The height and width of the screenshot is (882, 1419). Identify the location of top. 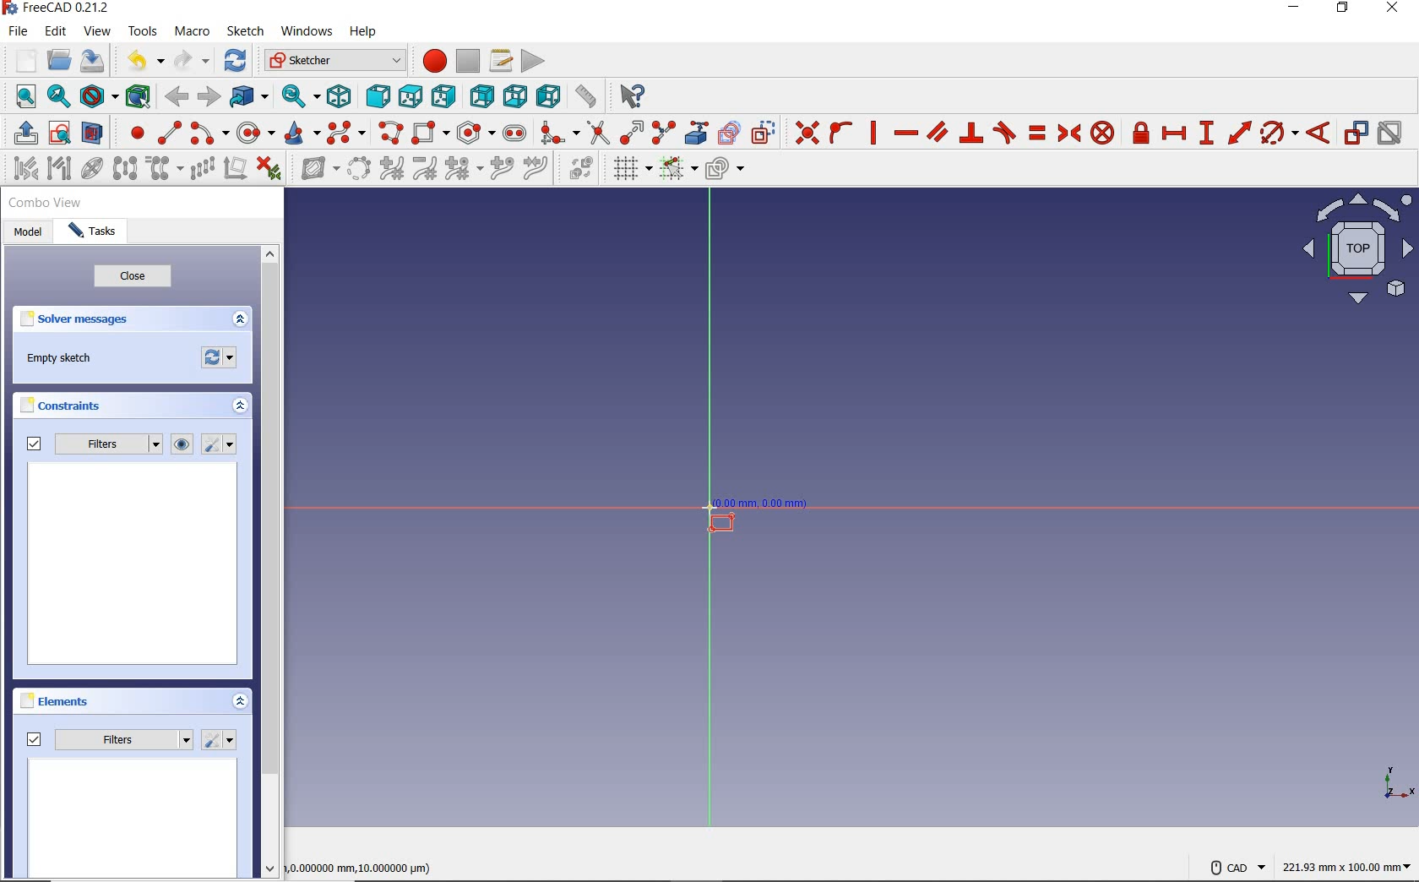
(410, 96).